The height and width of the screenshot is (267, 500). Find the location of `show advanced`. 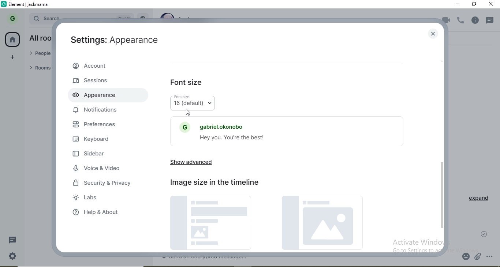

show advanced is located at coordinates (192, 163).